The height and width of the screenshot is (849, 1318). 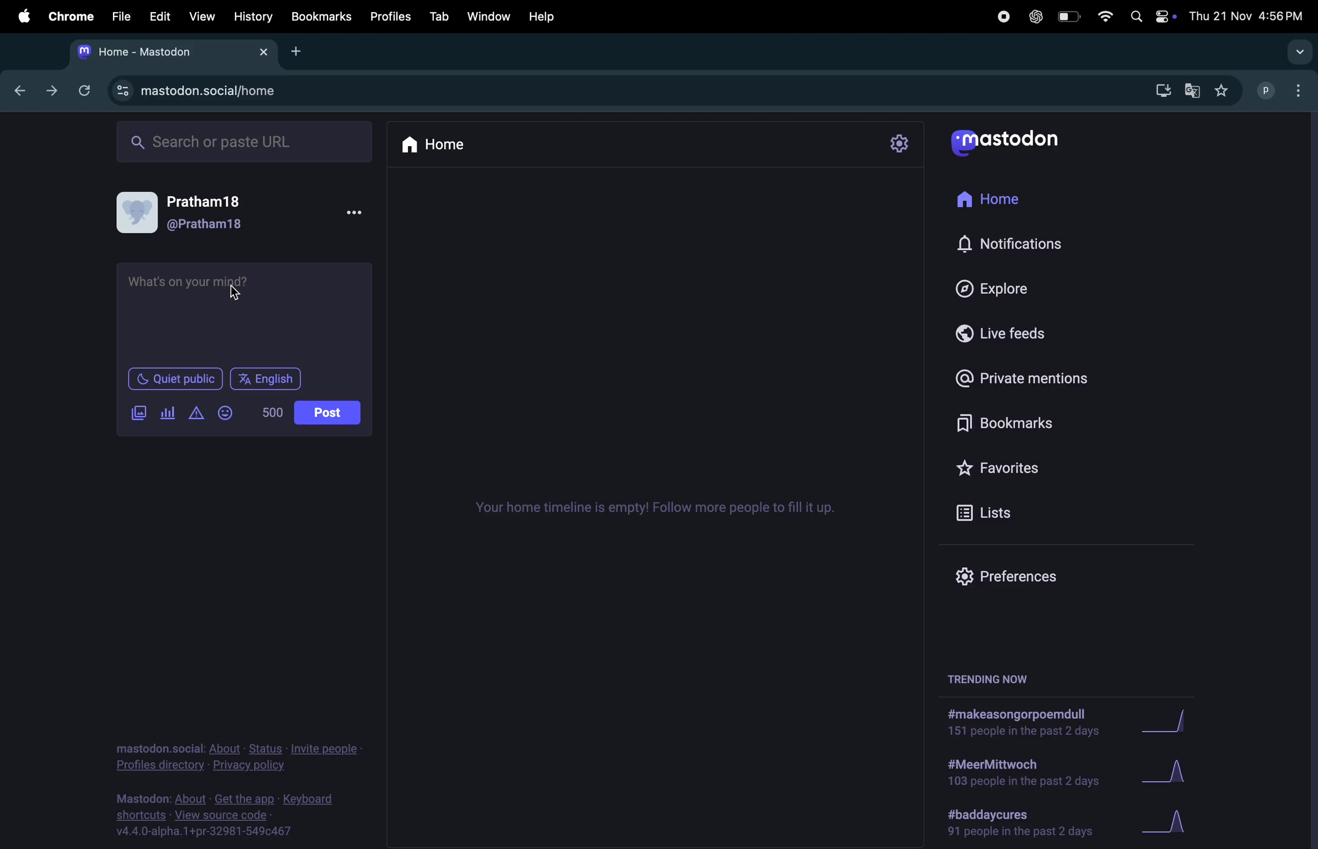 I want to click on user profile, so click(x=246, y=215).